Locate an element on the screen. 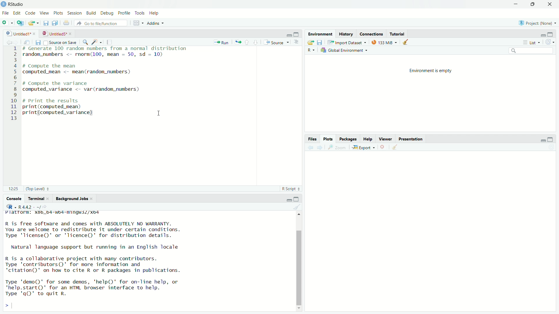 This screenshot has width=559, height=314. print(computed_mean)
print(computed_variance) is located at coordinates (64, 111).